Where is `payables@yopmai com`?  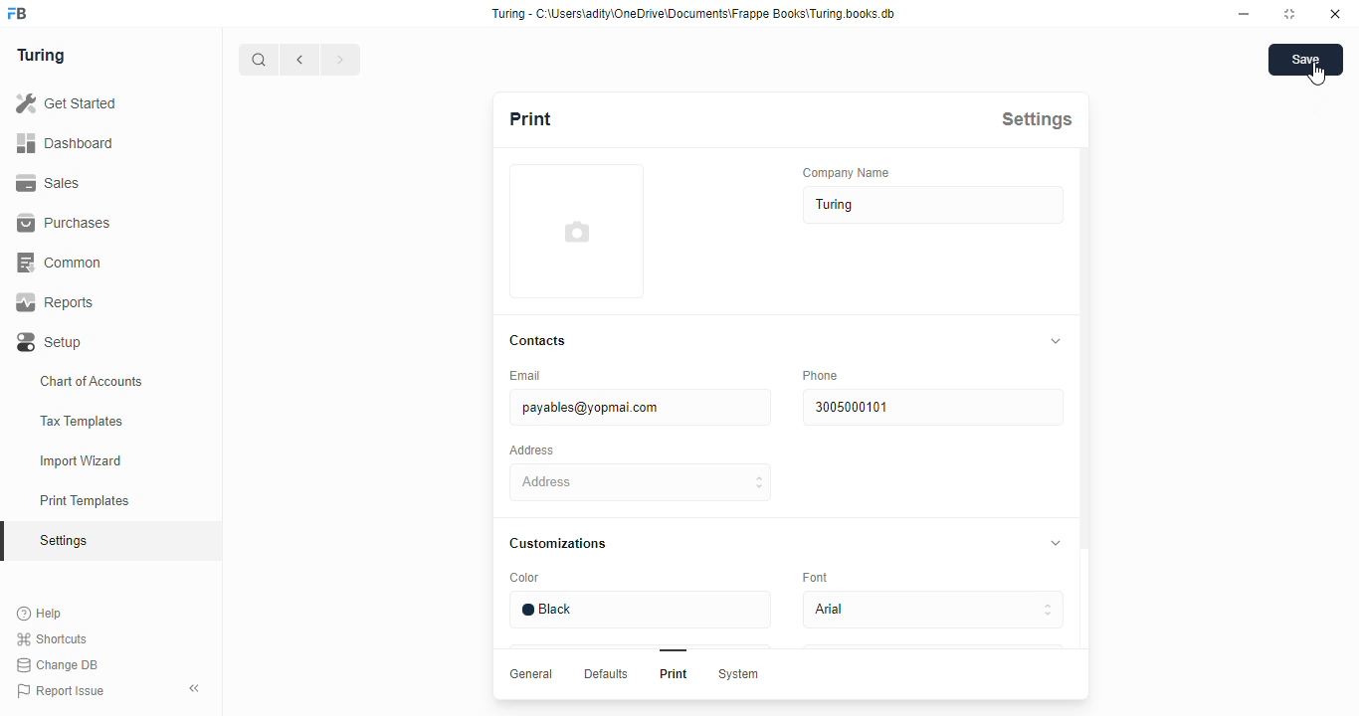 payables@yopmai com is located at coordinates (633, 409).